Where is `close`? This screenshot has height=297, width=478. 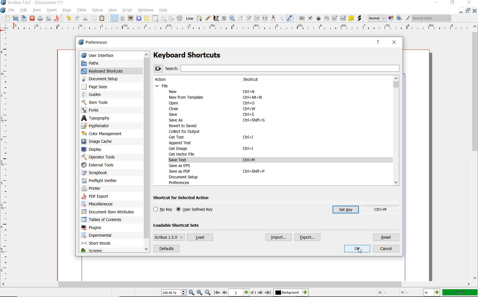 close is located at coordinates (394, 43).